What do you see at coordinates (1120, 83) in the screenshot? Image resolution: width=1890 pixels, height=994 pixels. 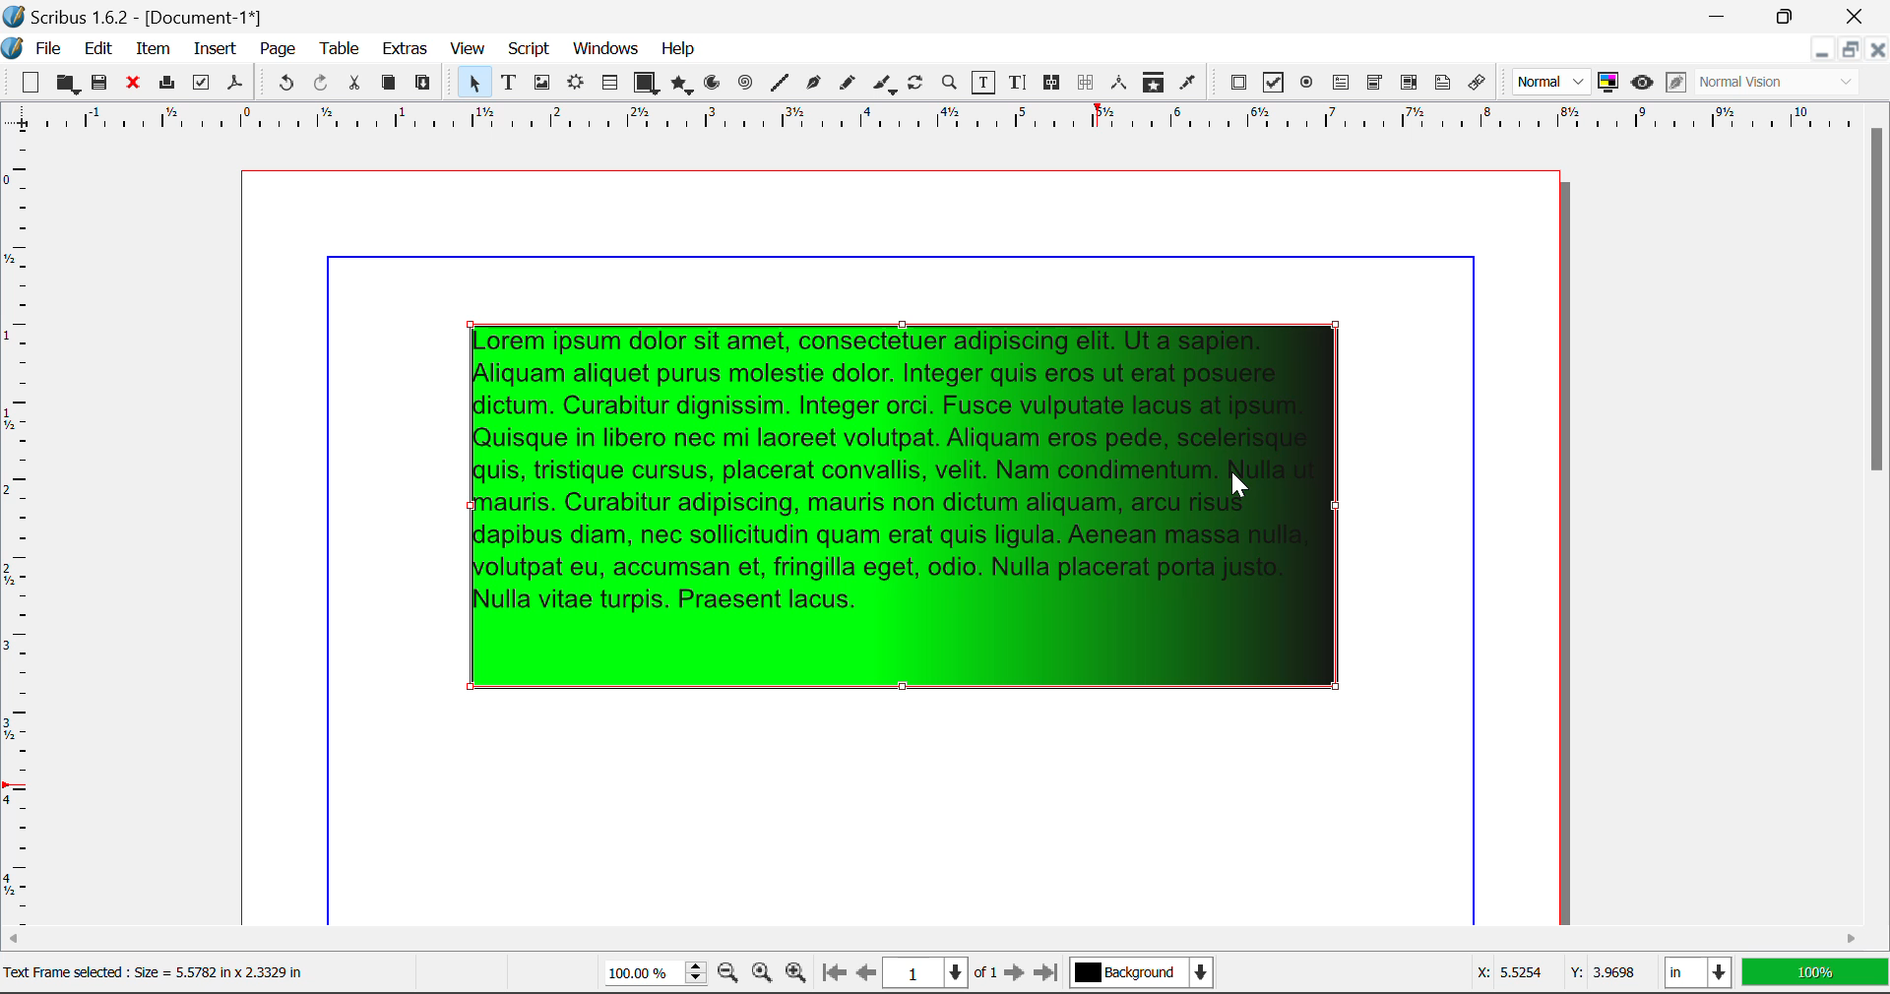 I see `Measurements` at bounding box center [1120, 83].